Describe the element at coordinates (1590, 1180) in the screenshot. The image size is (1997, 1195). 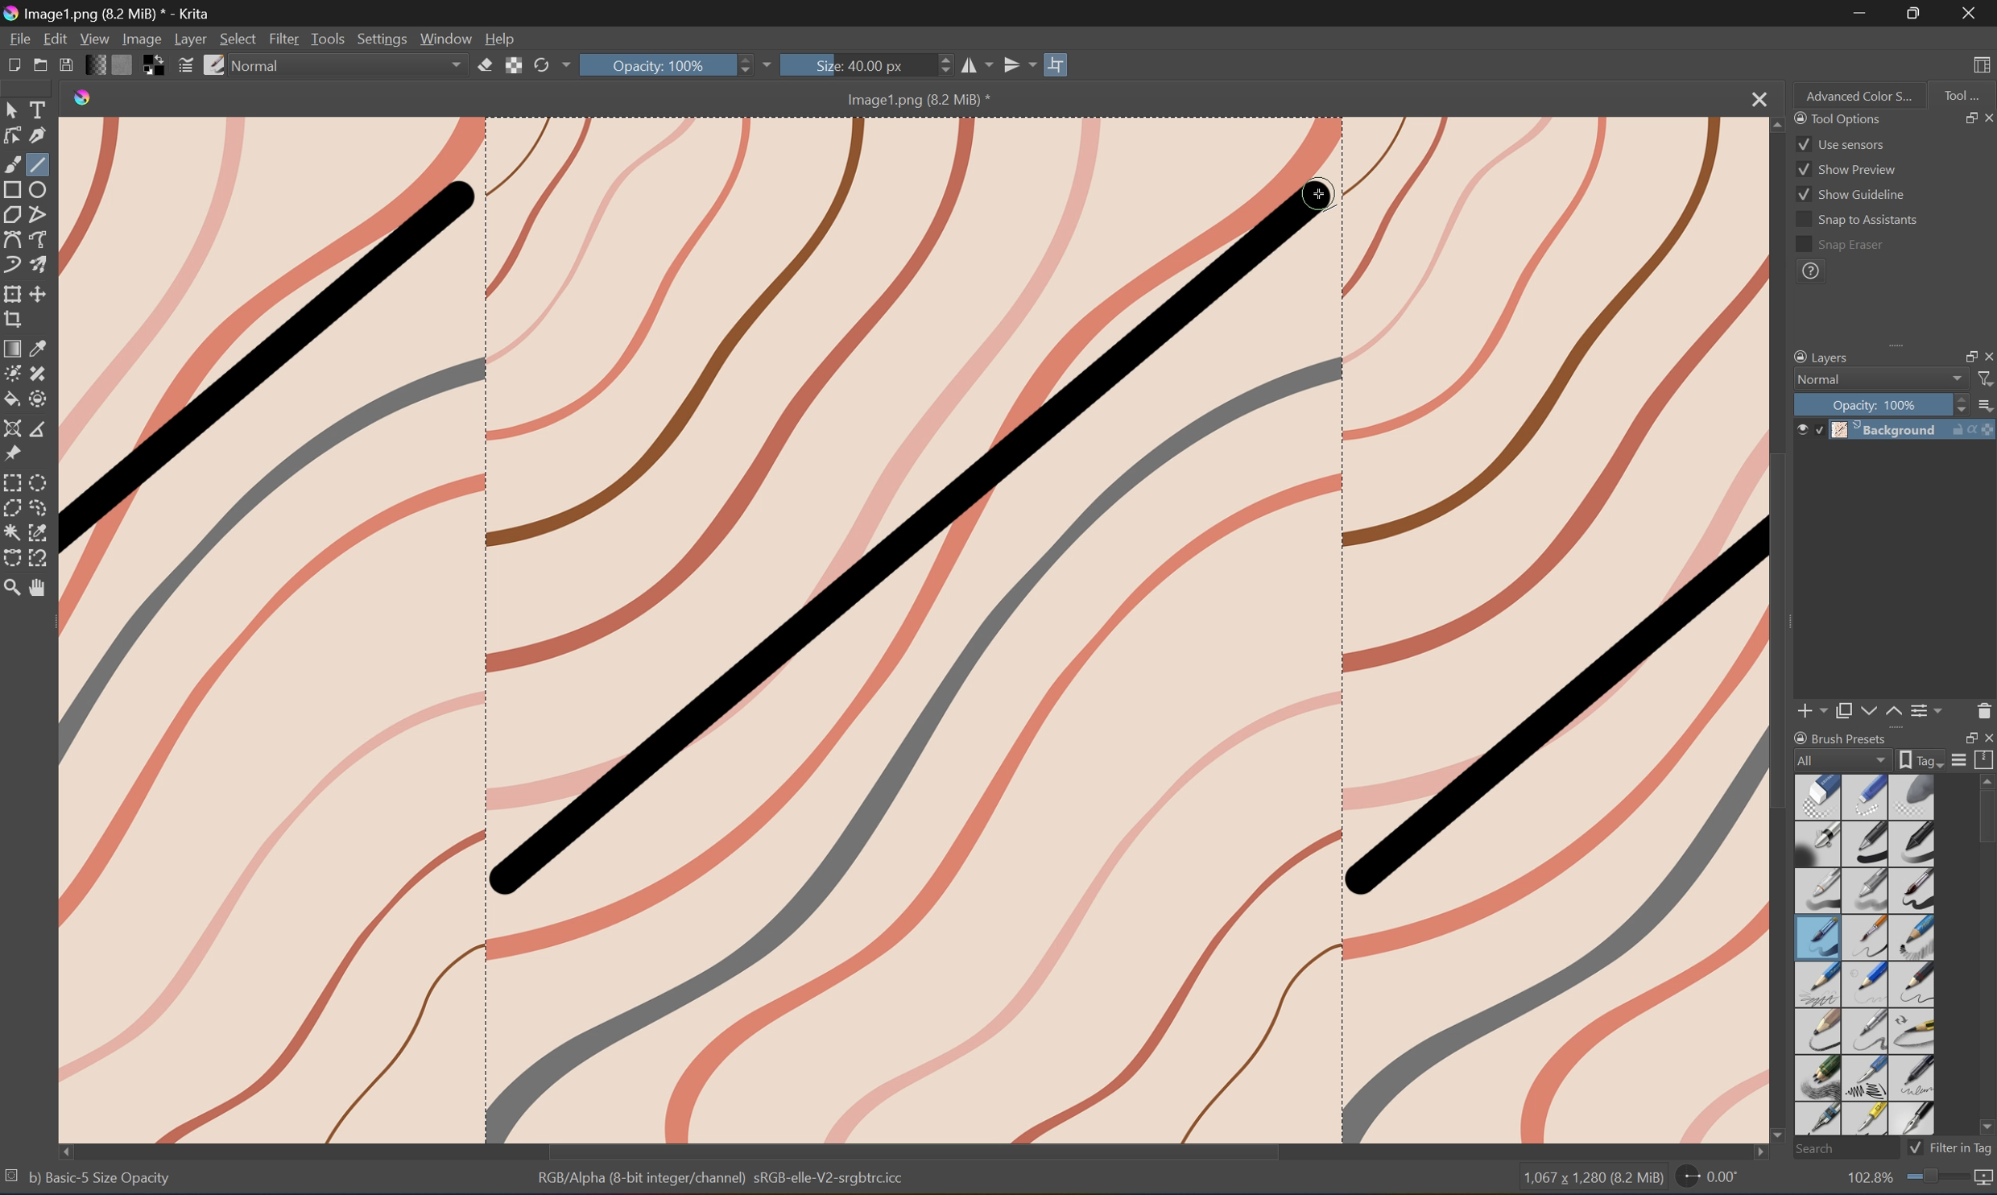
I see `1,067 * 1,280 (3.2 MB)` at that location.